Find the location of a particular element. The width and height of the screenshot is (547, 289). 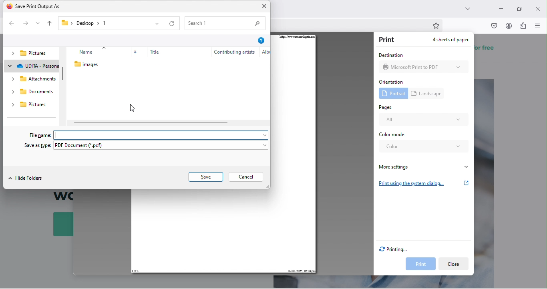

menu is located at coordinates (540, 25).